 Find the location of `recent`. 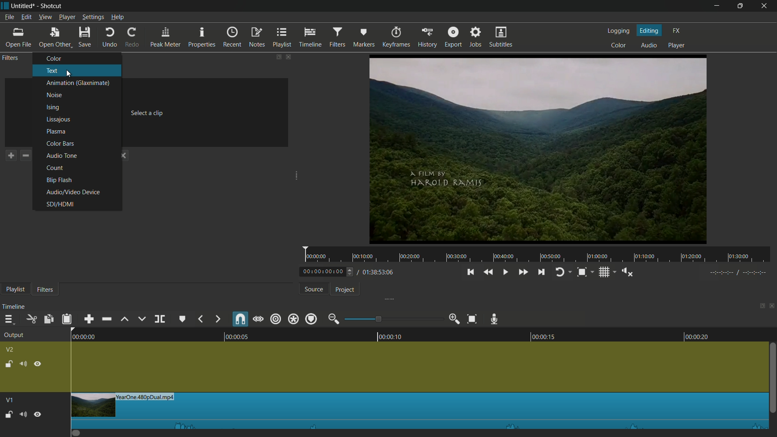

recent is located at coordinates (233, 38).